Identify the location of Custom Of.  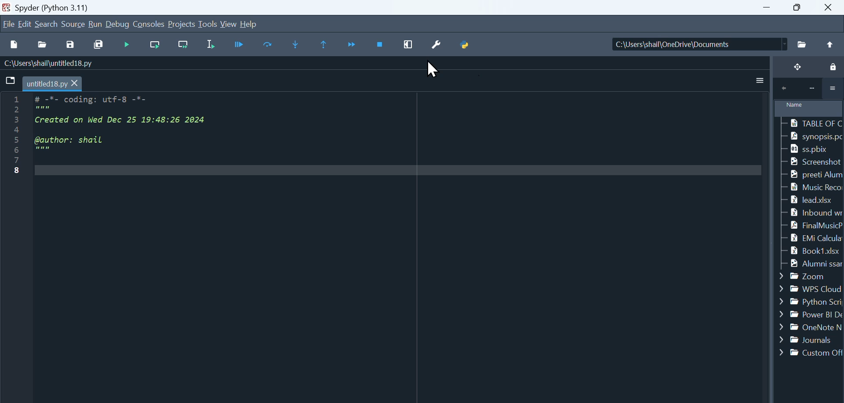
(810, 353).